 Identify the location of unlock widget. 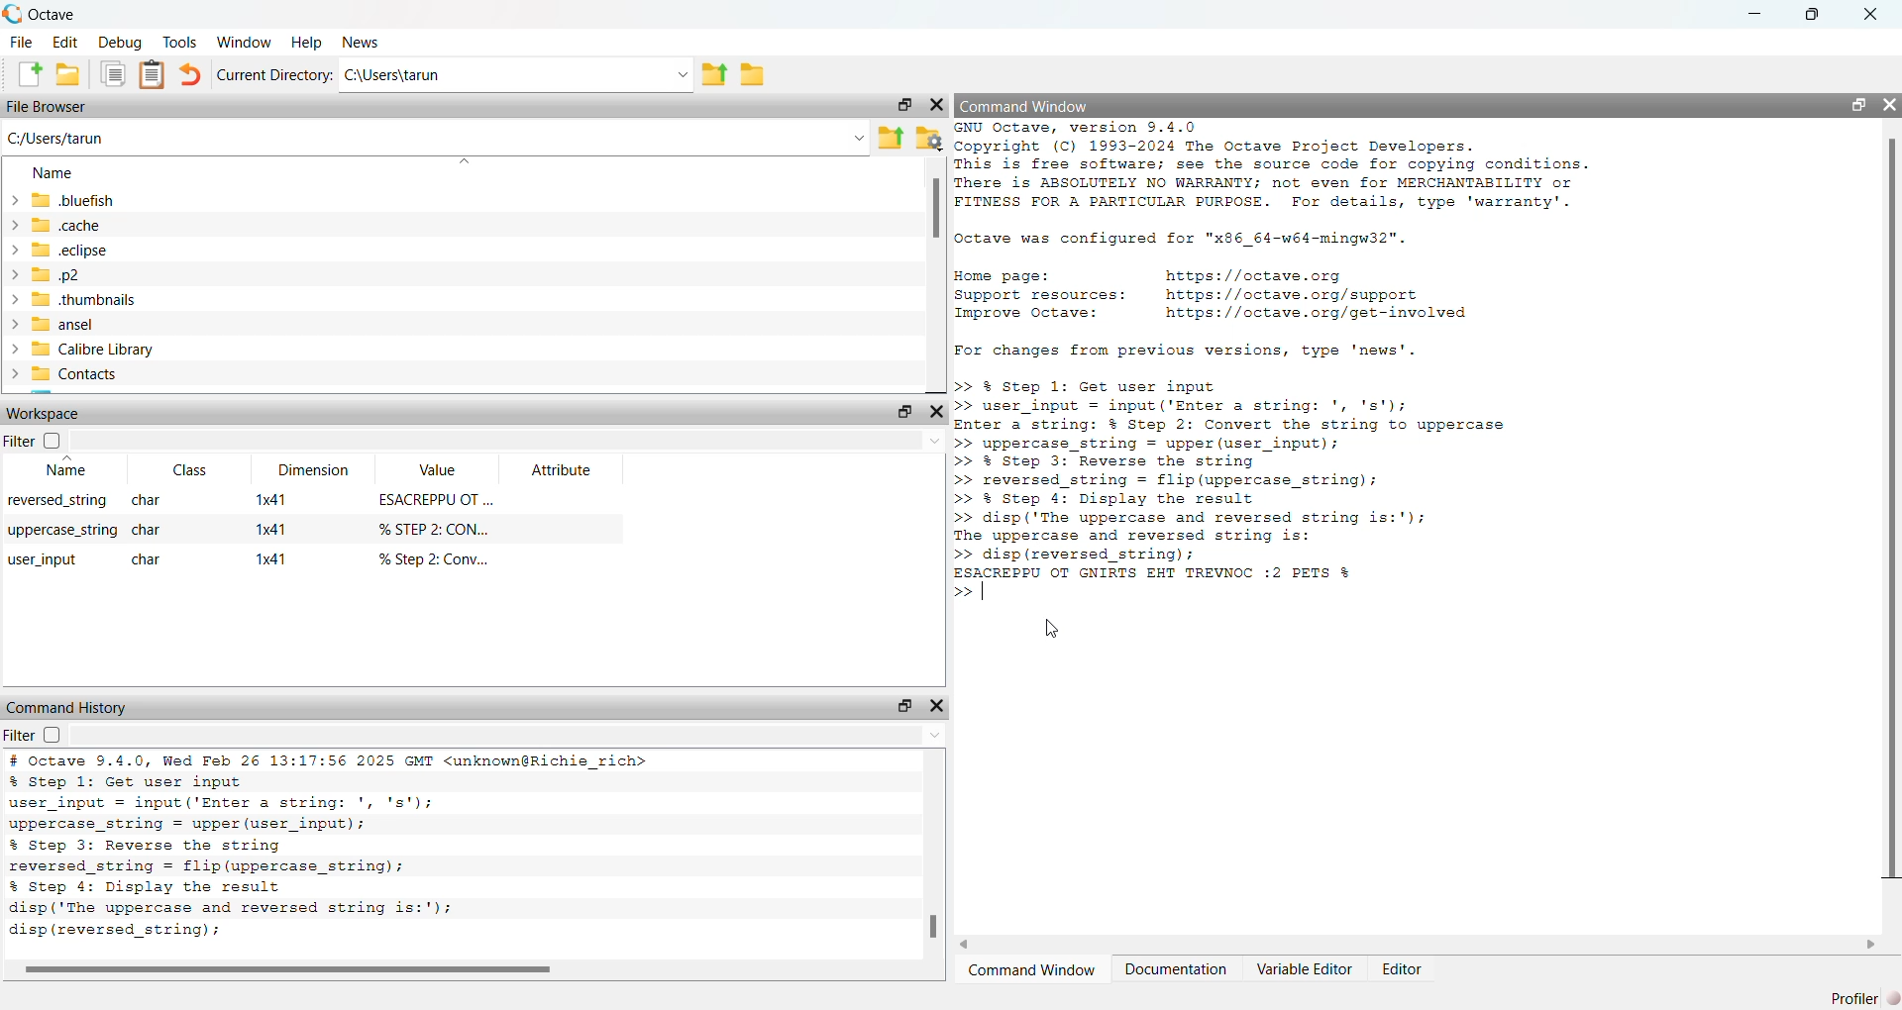
(904, 705).